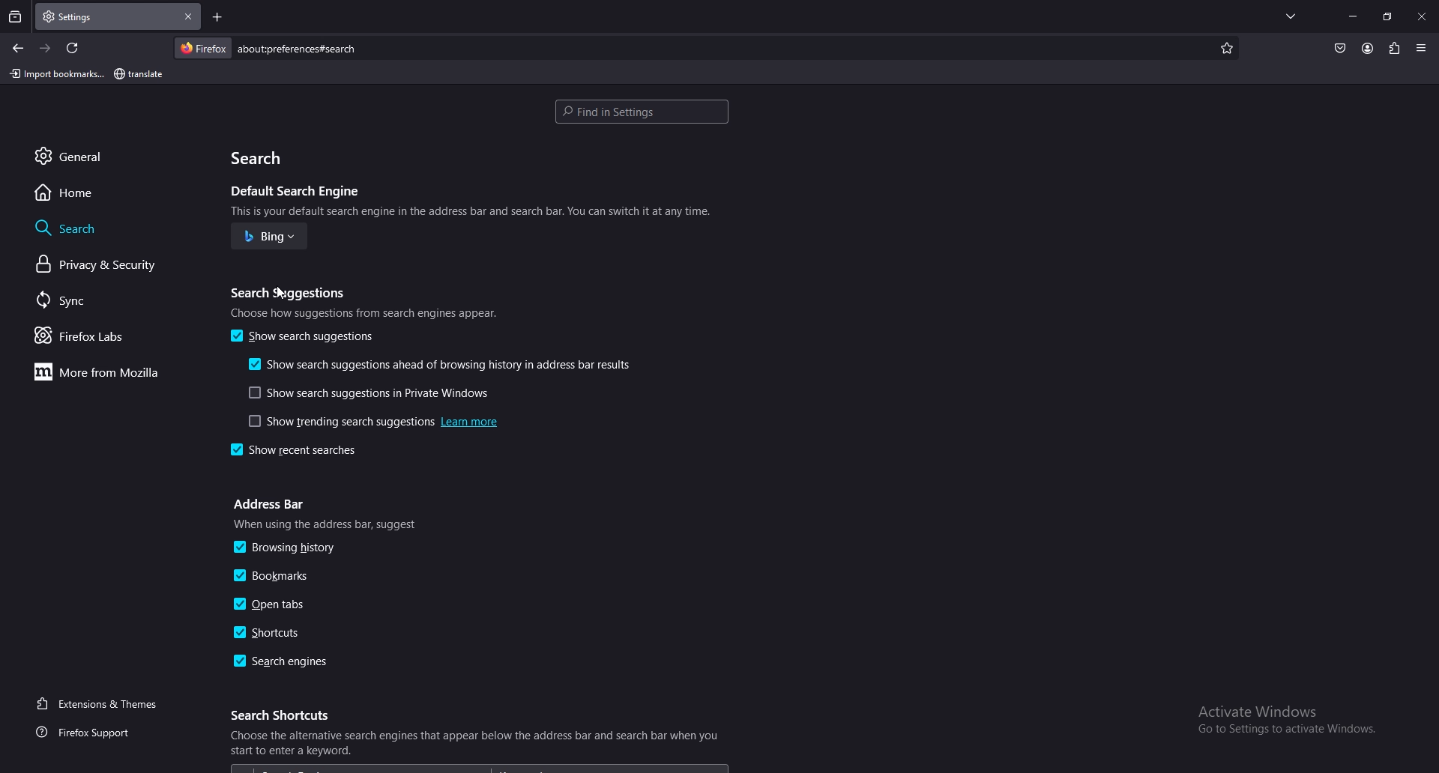 This screenshot has width=1439, height=773. Describe the element at coordinates (15, 16) in the screenshot. I see `recent browsing` at that location.